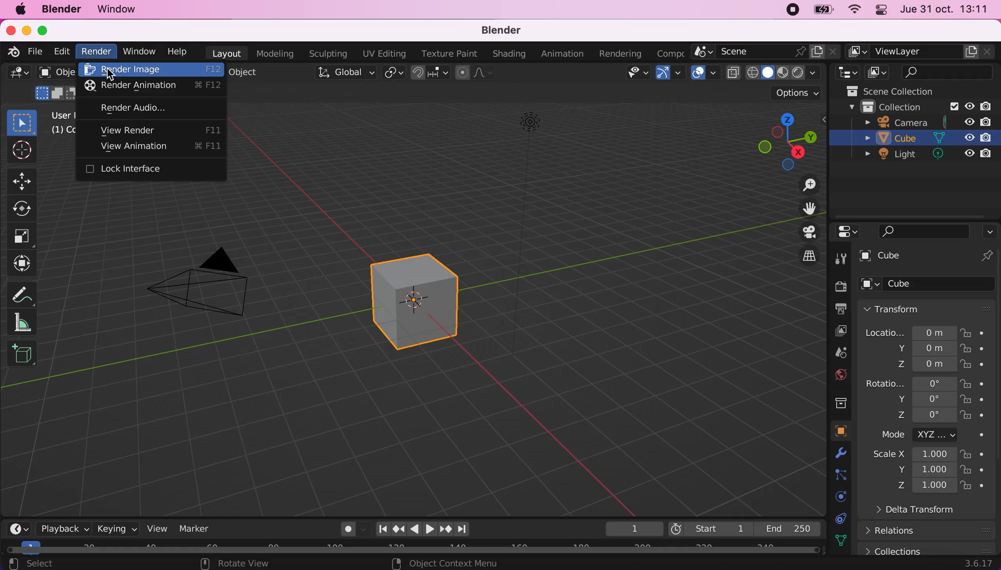 The height and width of the screenshot is (570, 1001). What do you see at coordinates (509, 54) in the screenshot?
I see `shading` at bounding box center [509, 54].